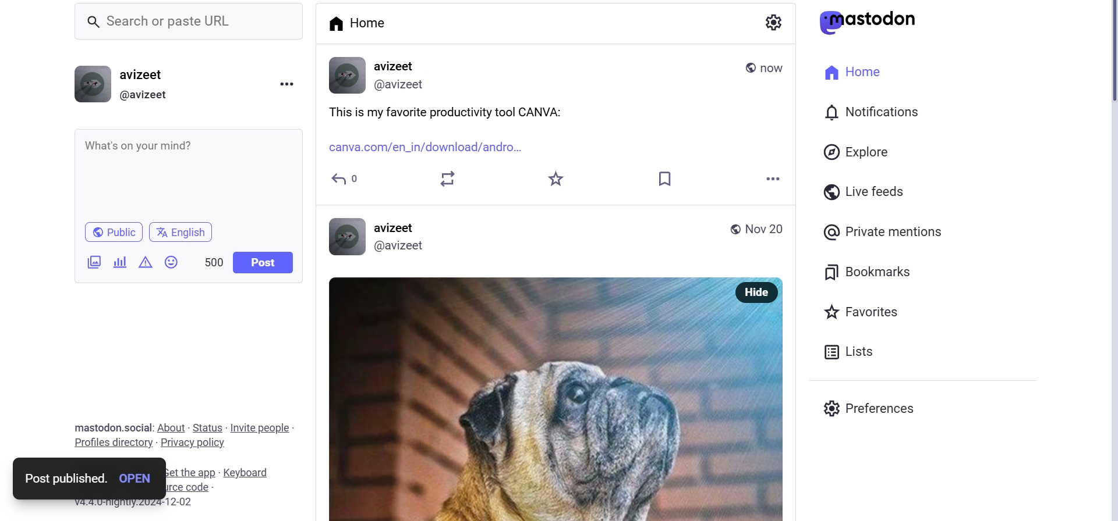  What do you see at coordinates (399, 228) in the screenshot?
I see `avizeet` at bounding box center [399, 228].